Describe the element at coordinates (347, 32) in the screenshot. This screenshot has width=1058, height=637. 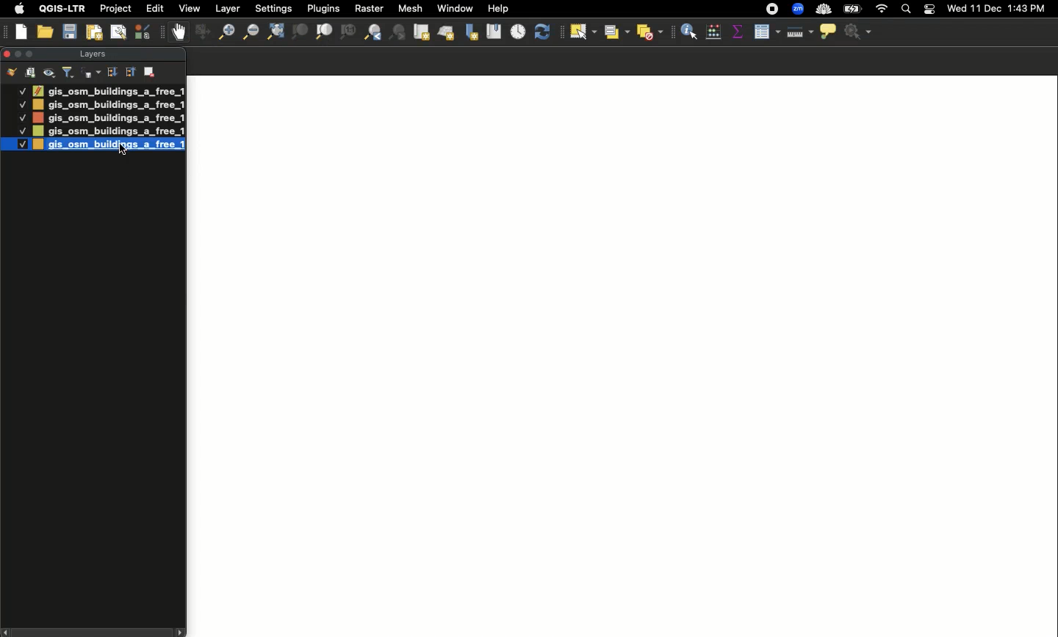
I see `1:1` at that location.